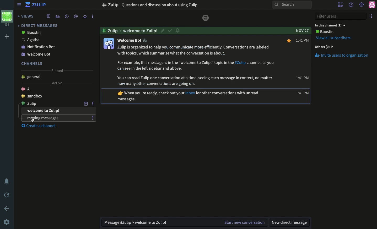  What do you see at coordinates (330, 25) in the screenshot?
I see `In this channel` at bounding box center [330, 25].